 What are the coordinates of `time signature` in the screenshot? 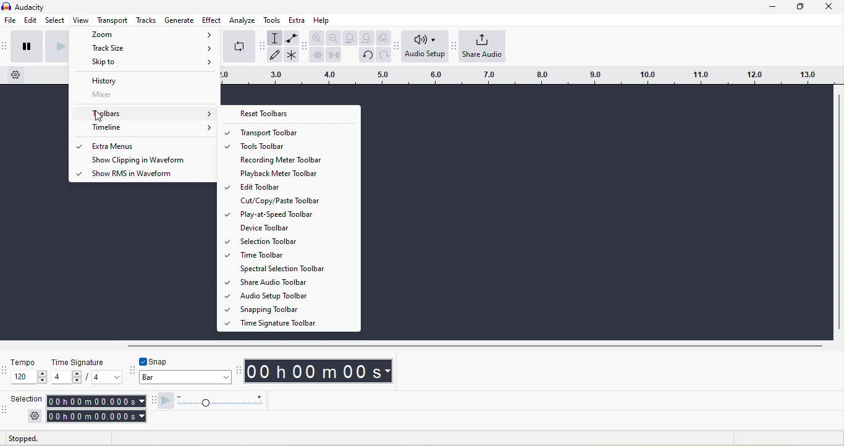 It's located at (79, 363).